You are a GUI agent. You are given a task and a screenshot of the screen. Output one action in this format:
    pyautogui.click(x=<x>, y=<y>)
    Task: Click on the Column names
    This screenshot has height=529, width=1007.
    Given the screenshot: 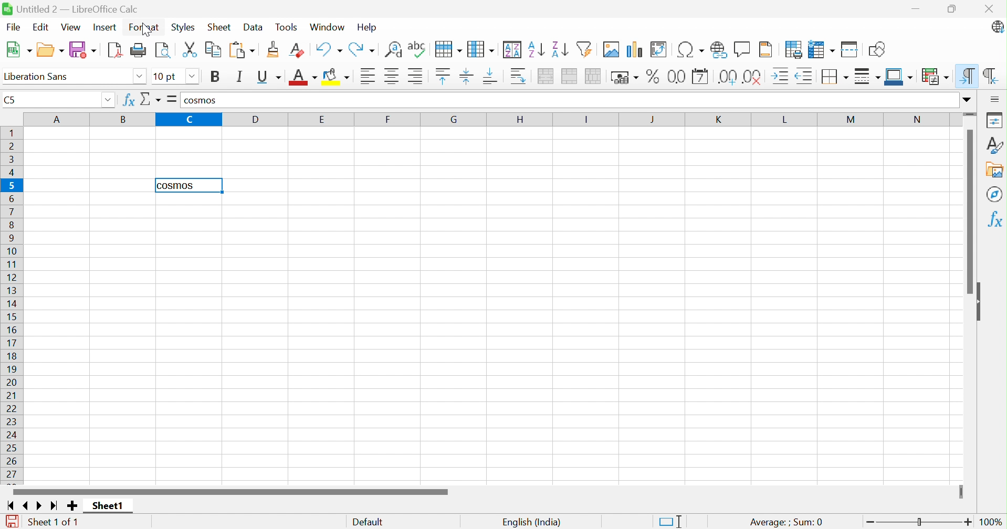 What is the action you would take?
    pyautogui.click(x=490, y=119)
    